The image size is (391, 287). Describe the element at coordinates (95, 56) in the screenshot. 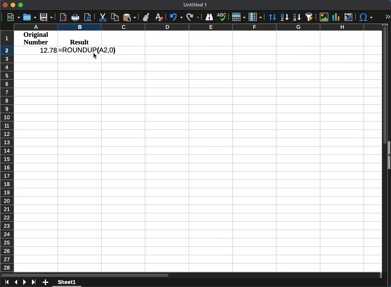

I see `cursor` at that location.